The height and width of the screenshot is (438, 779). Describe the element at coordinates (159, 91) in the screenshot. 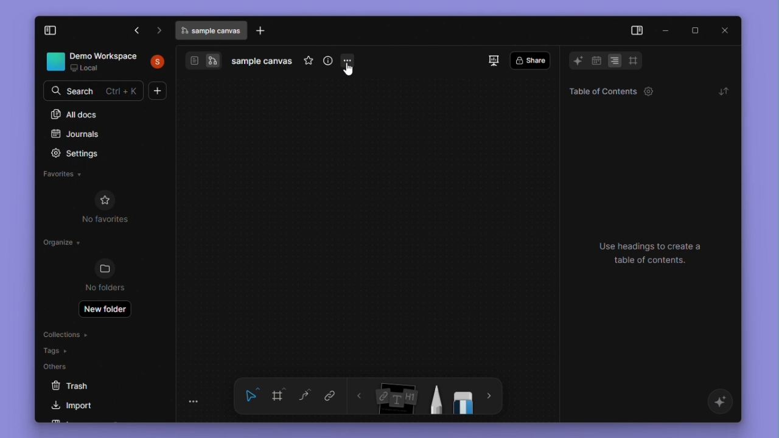

I see `add` at that location.